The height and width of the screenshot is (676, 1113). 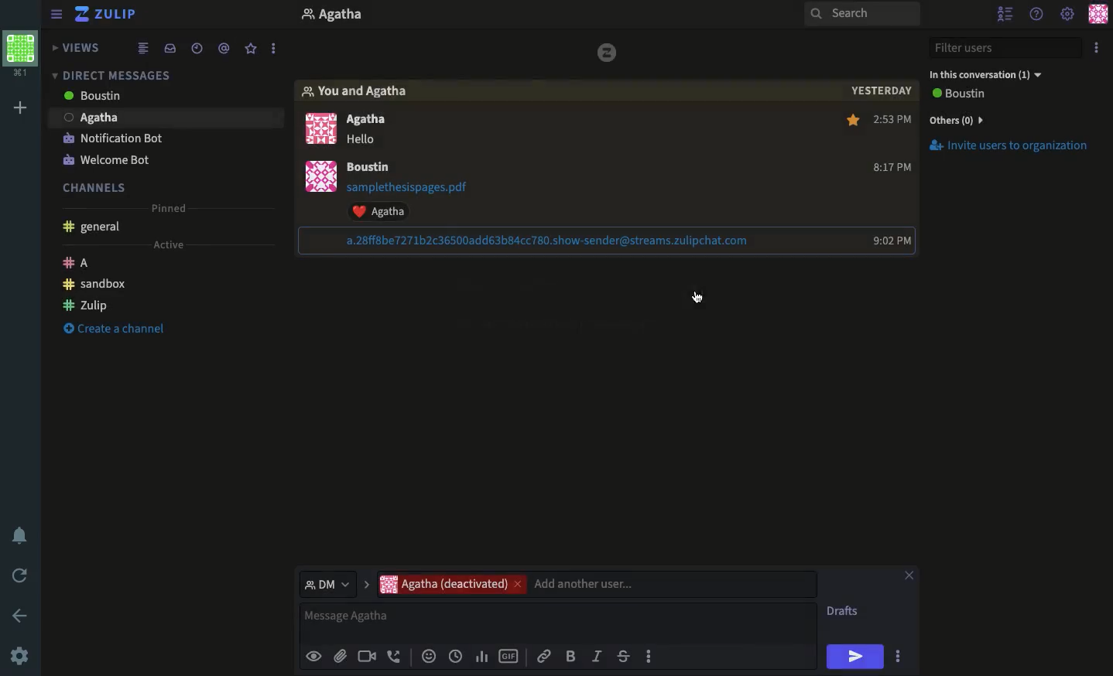 I want to click on Active, so click(x=166, y=245).